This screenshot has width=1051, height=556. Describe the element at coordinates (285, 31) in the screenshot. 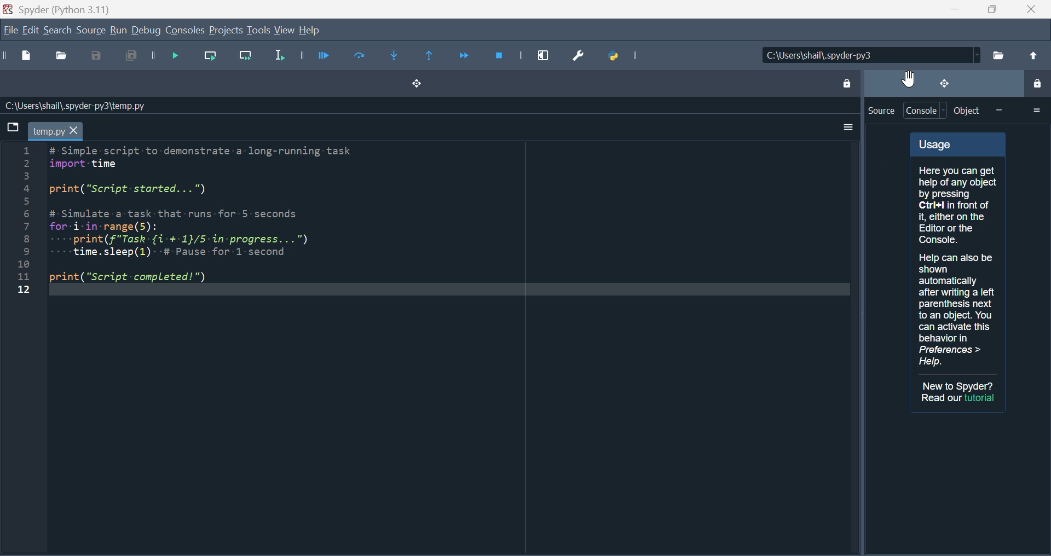

I see `view` at that location.